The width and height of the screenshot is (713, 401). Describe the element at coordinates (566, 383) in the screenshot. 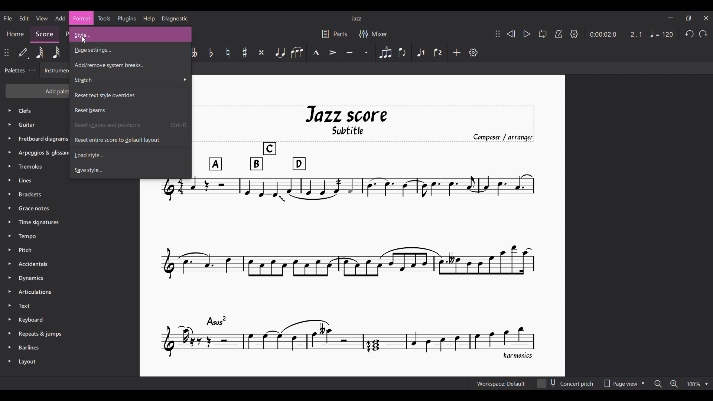

I see `Concert pitch toggle` at that location.